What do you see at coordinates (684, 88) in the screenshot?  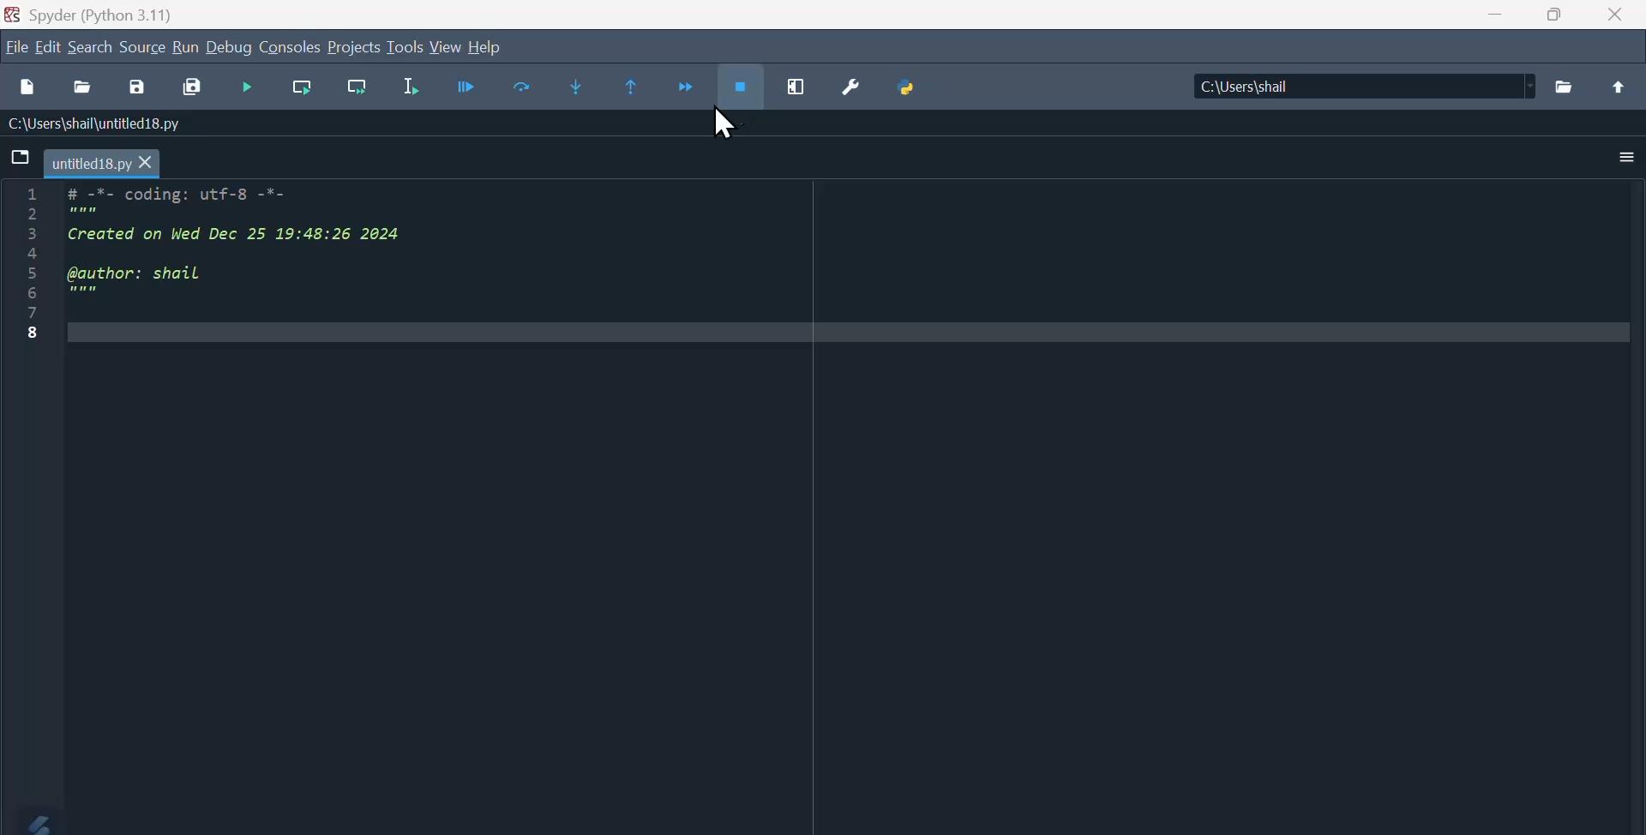 I see `Continue execution until breakout` at bounding box center [684, 88].